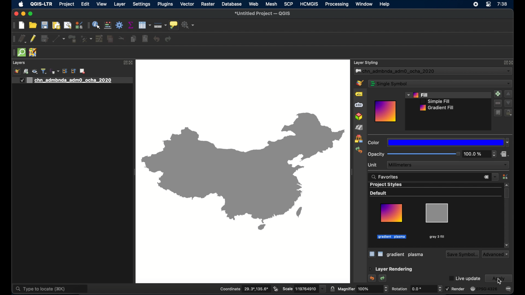 Image resolution: width=525 pixels, height=295 pixels. What do you see at coordinates (33, 39) in the screenshot?
I see `toggle editing` at bounding box center [33, 39].